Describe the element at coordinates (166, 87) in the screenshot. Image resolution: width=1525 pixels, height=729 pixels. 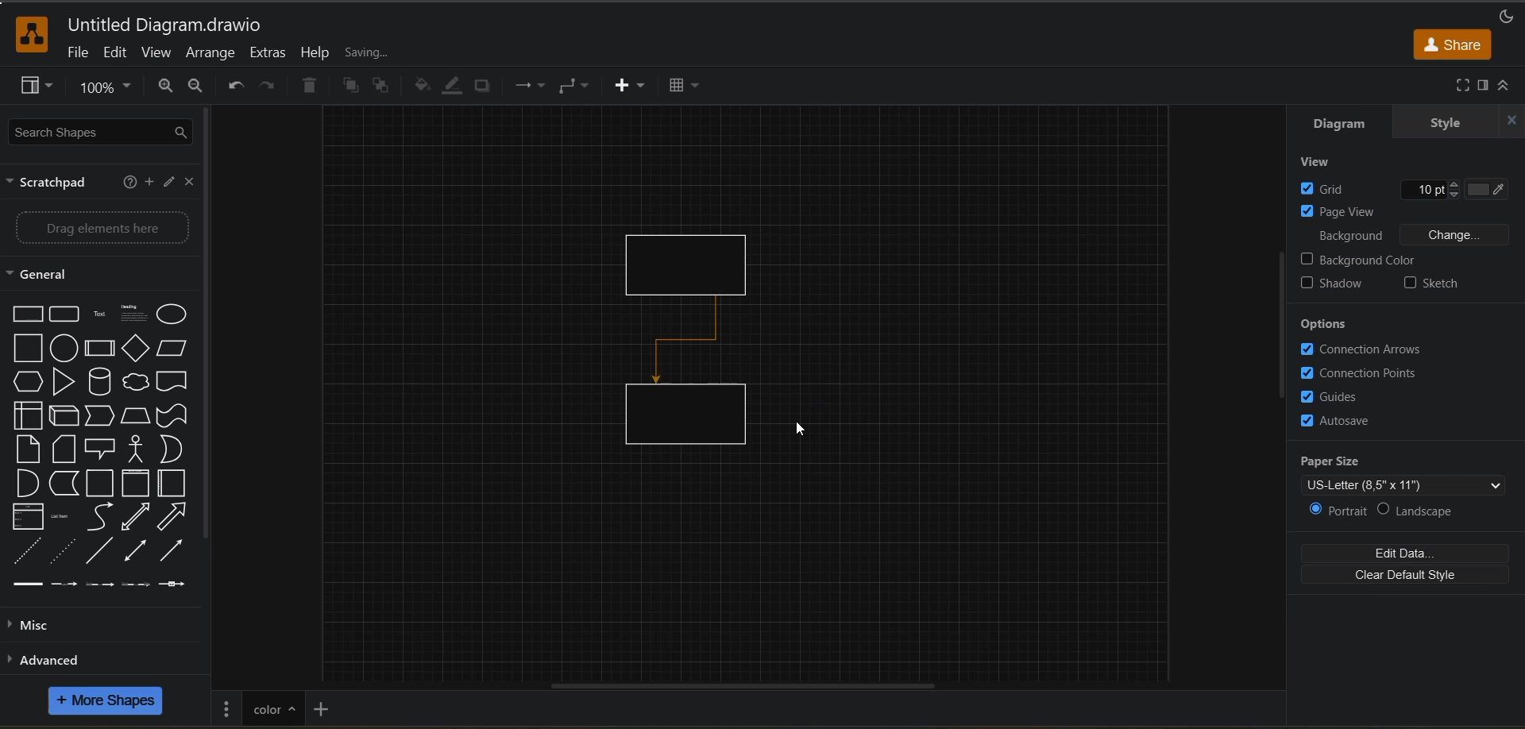
I see `zoom in` at that location.